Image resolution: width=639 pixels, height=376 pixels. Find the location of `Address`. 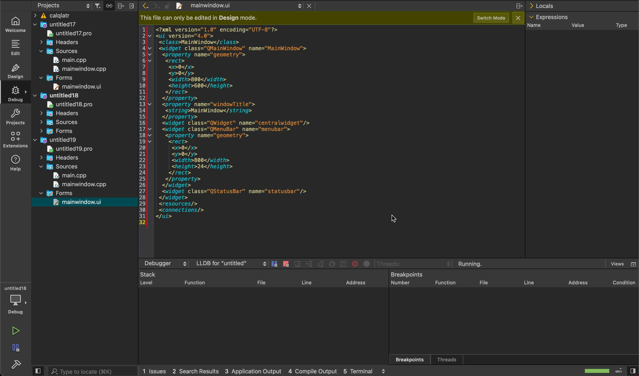

Address is located at coordinates (353, 278).